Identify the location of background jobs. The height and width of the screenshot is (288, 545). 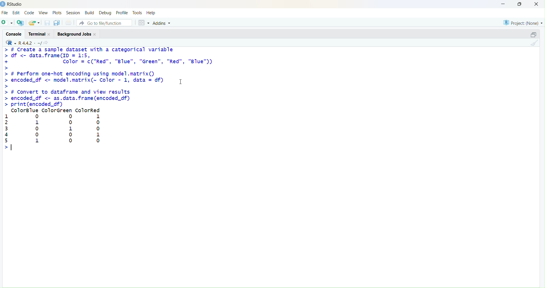
(75, 34).